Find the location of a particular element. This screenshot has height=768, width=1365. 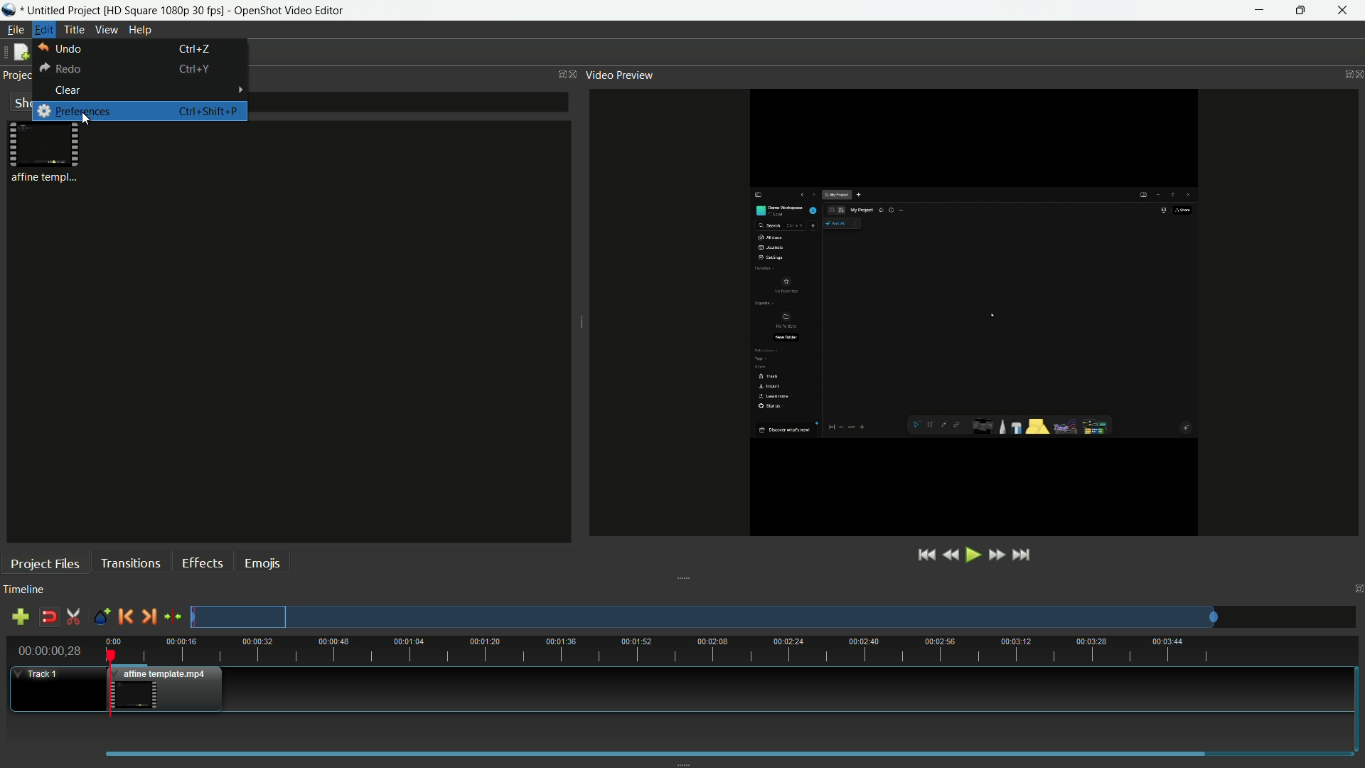

app icon is located at coordinates (11, 11).